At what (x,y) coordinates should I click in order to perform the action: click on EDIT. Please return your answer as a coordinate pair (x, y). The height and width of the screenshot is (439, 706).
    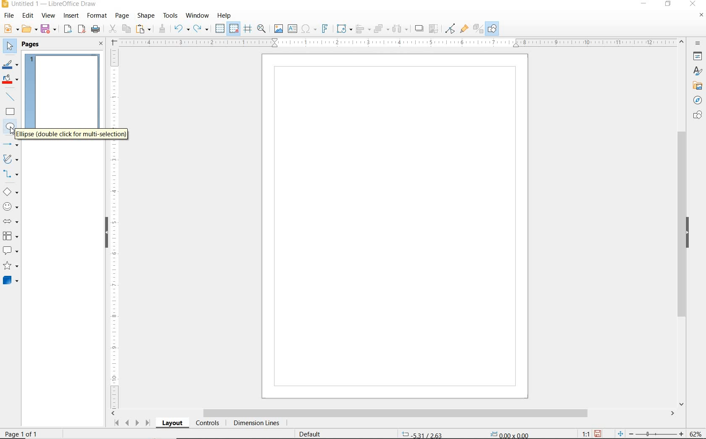
    Looking at the image, I should click on (28, 16).